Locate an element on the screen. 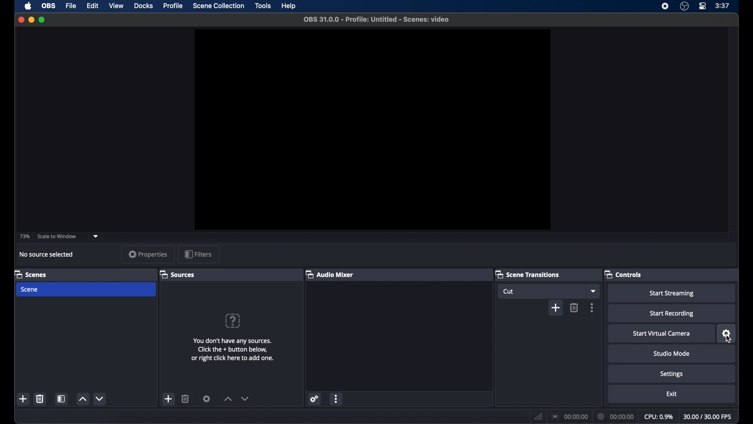 The image size is (753, 424). time is located at coordinates (722, 6).